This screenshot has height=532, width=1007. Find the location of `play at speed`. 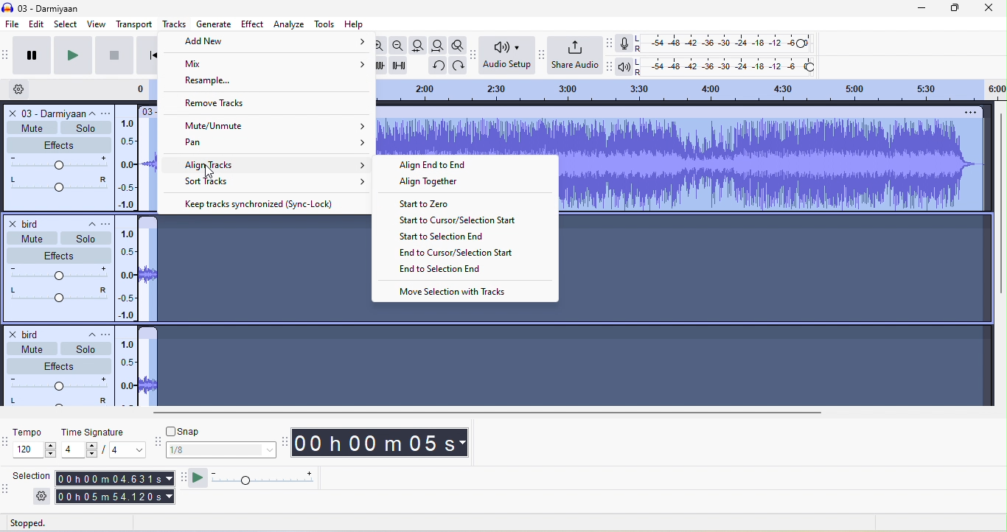

play at speed is located at coordinates (269, 478).